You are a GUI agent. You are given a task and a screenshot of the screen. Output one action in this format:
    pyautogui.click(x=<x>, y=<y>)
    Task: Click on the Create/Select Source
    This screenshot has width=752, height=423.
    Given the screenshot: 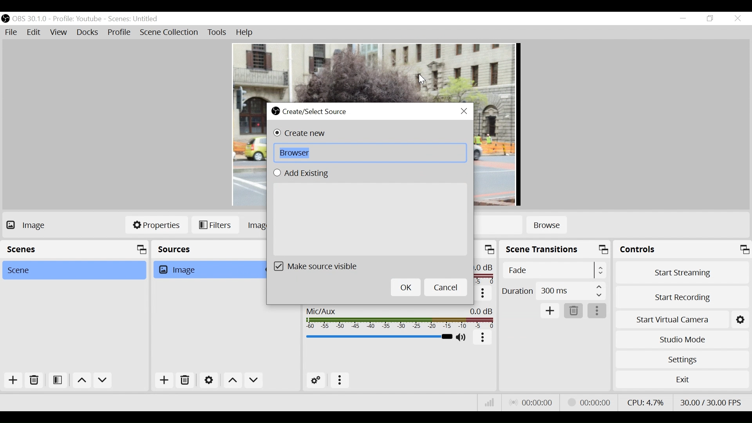 What is the action you would take?
    pyautogui.click(x=312, y=111)
    